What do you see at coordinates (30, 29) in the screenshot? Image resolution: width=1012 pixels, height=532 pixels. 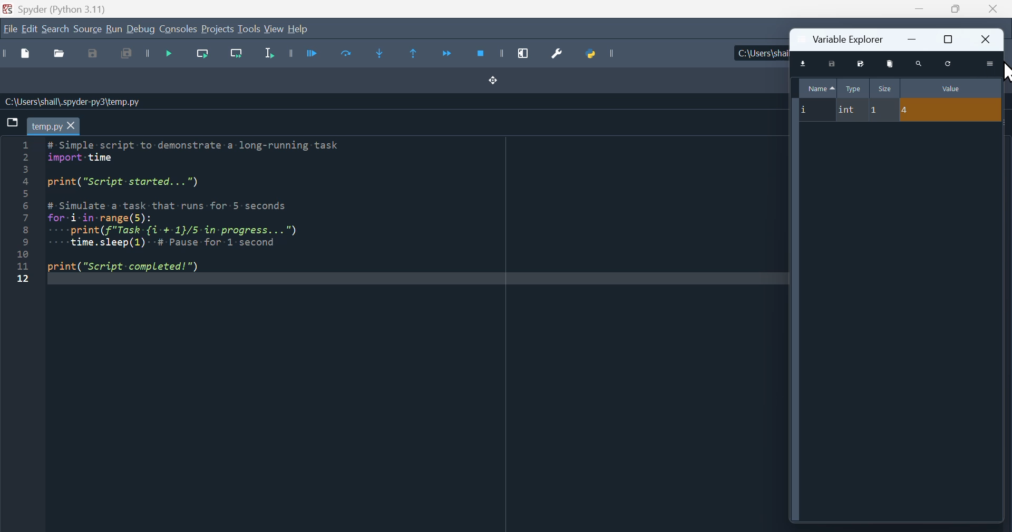 I see `edit` at bounding box center [30, 29].